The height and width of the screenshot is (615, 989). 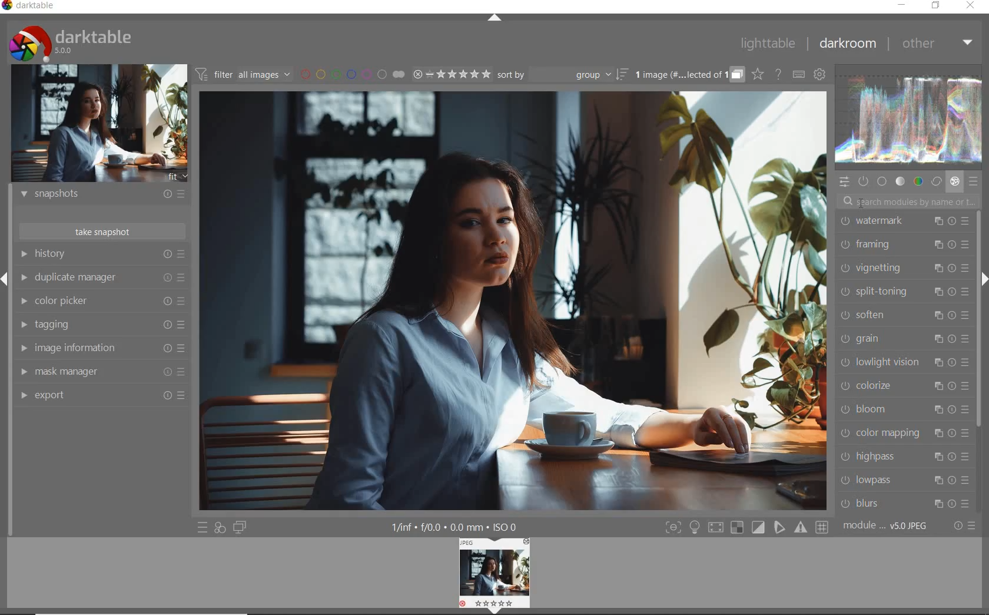 I want to click on system logo, so click(x=72, y=43).